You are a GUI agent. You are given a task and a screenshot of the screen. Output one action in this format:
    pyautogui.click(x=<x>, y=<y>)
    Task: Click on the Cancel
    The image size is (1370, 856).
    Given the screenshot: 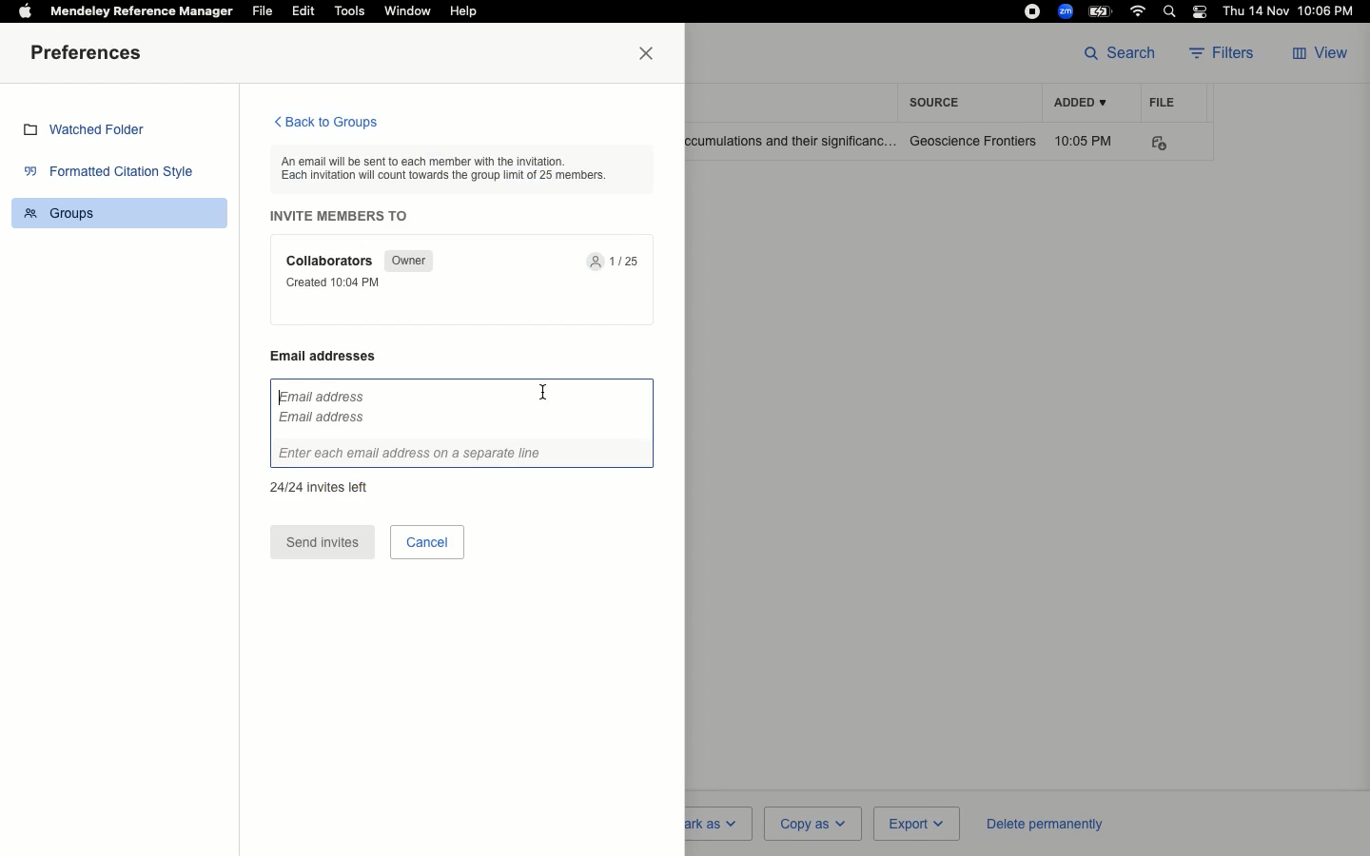 What is the action you would take?
    pyautogui.click(x=427, y=541)
    